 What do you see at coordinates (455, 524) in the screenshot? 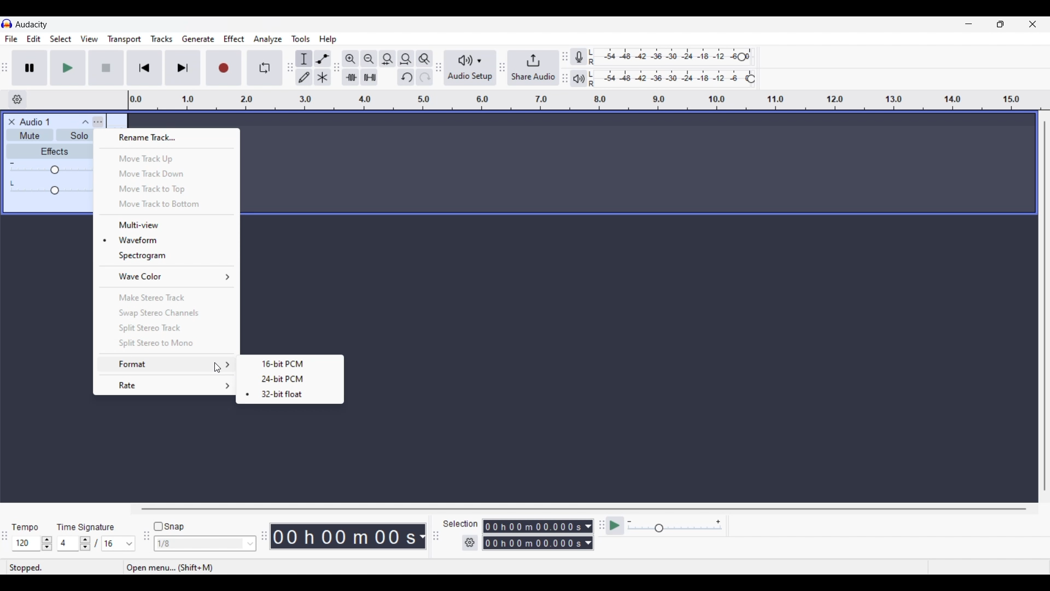
I see `Selection` at bounding box center [455, 524].